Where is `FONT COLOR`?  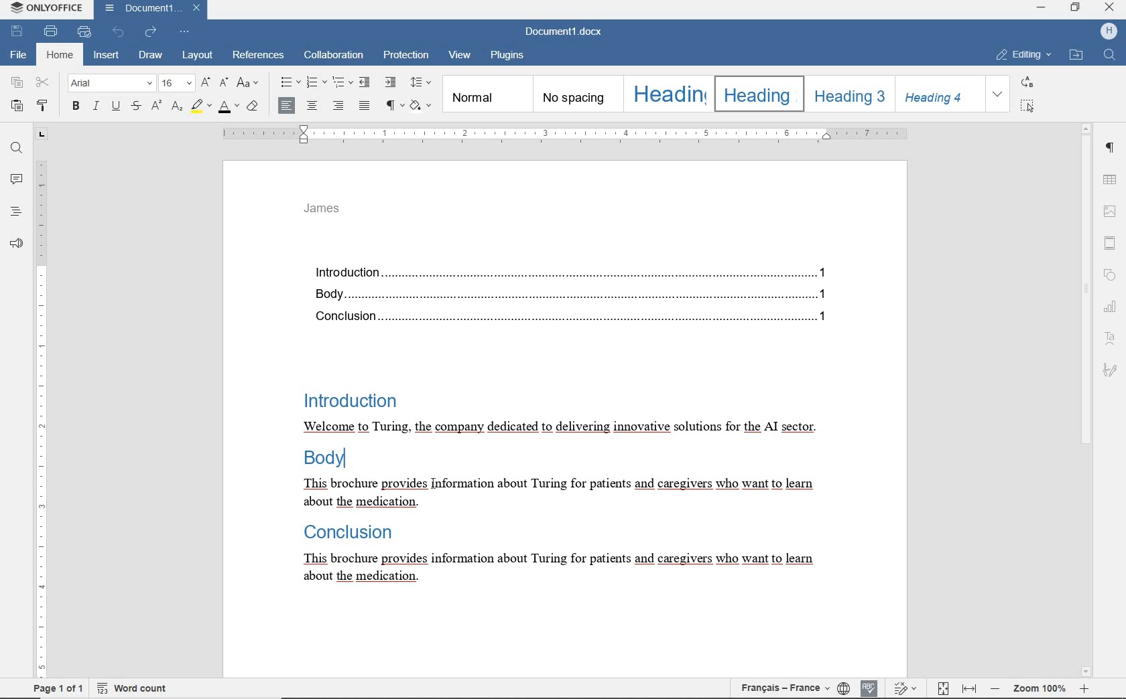 FONT COLOR is located at coordinates (229, 109).